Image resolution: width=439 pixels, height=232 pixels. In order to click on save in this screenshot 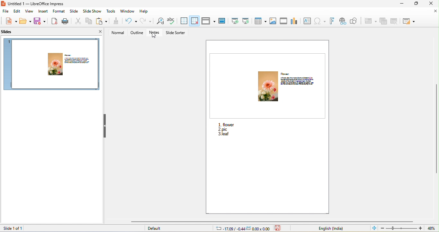, I will do `click(41, 21)`.